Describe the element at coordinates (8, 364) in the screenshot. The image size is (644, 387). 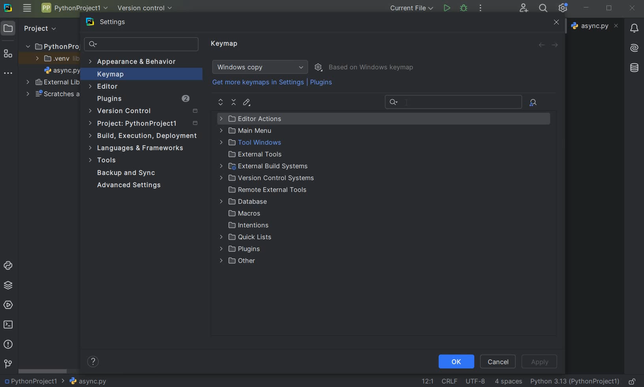
I see `version control` at that location.